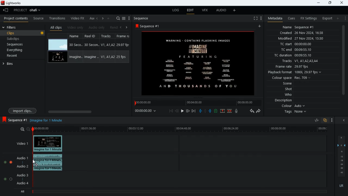 The image size is (348, 196). What do you see at coordinates (4, 179) in the screenshot?
I see `toggle` at bounding box center [4, 179].